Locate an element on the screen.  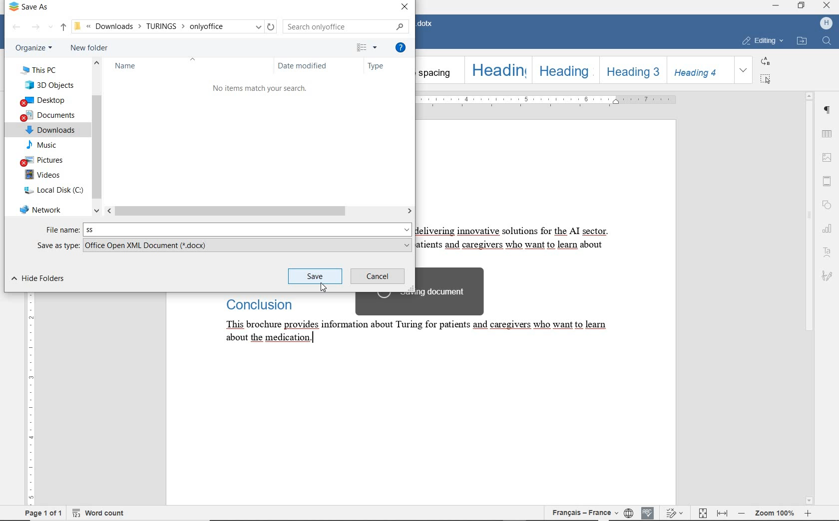
text is located at coordinates (313, 335).